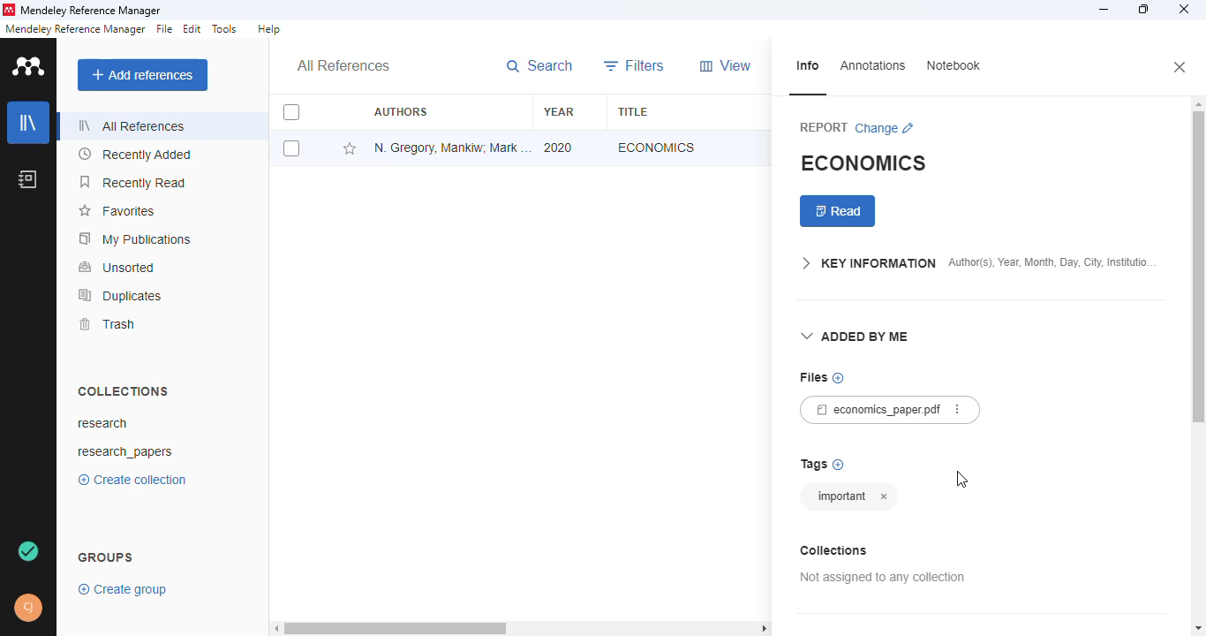  I want to click on new tag synced and saved, so click(28, 551).